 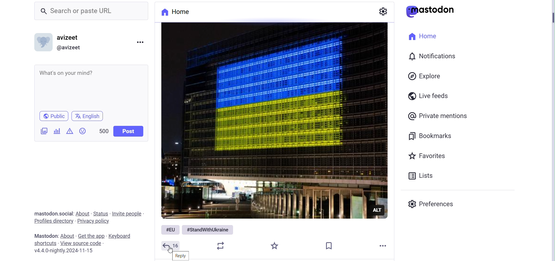 What do you see at coordinates (384, 11) in the screenshot?
I see `Settings` at bounding box center [384, 11].